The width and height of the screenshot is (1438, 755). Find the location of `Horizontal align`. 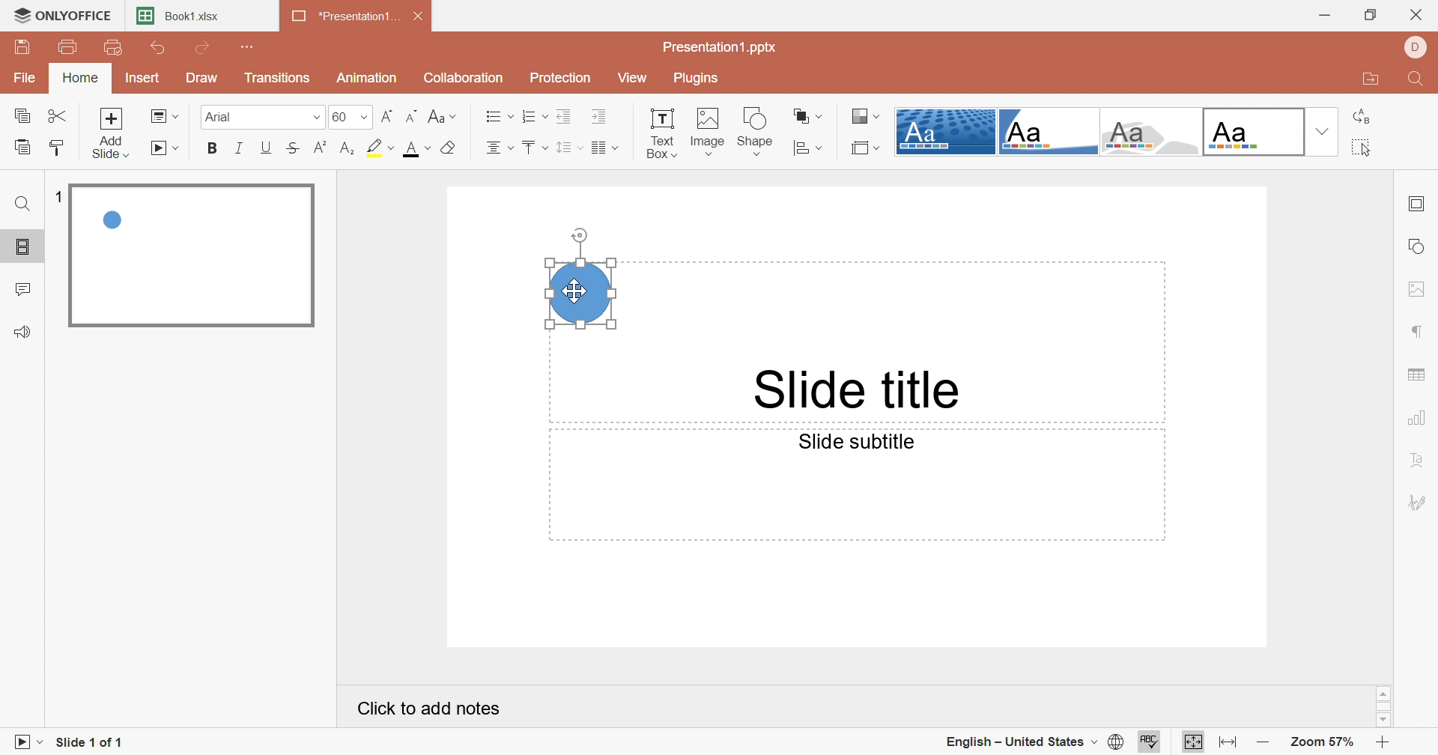

Horizontal align is located at coordinates (498, 115).